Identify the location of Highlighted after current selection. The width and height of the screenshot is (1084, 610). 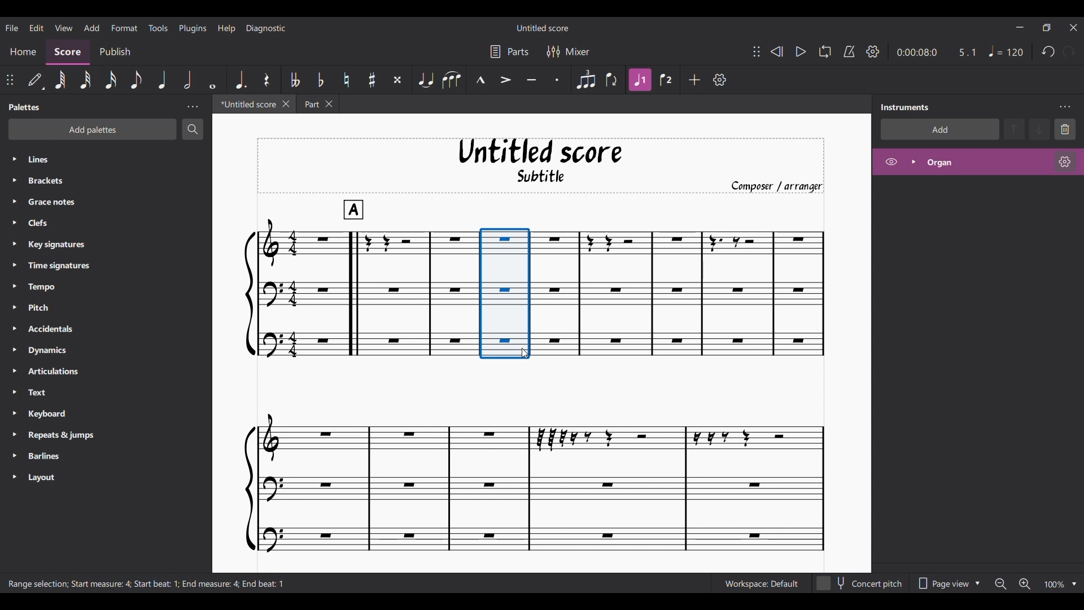
(978, 164).